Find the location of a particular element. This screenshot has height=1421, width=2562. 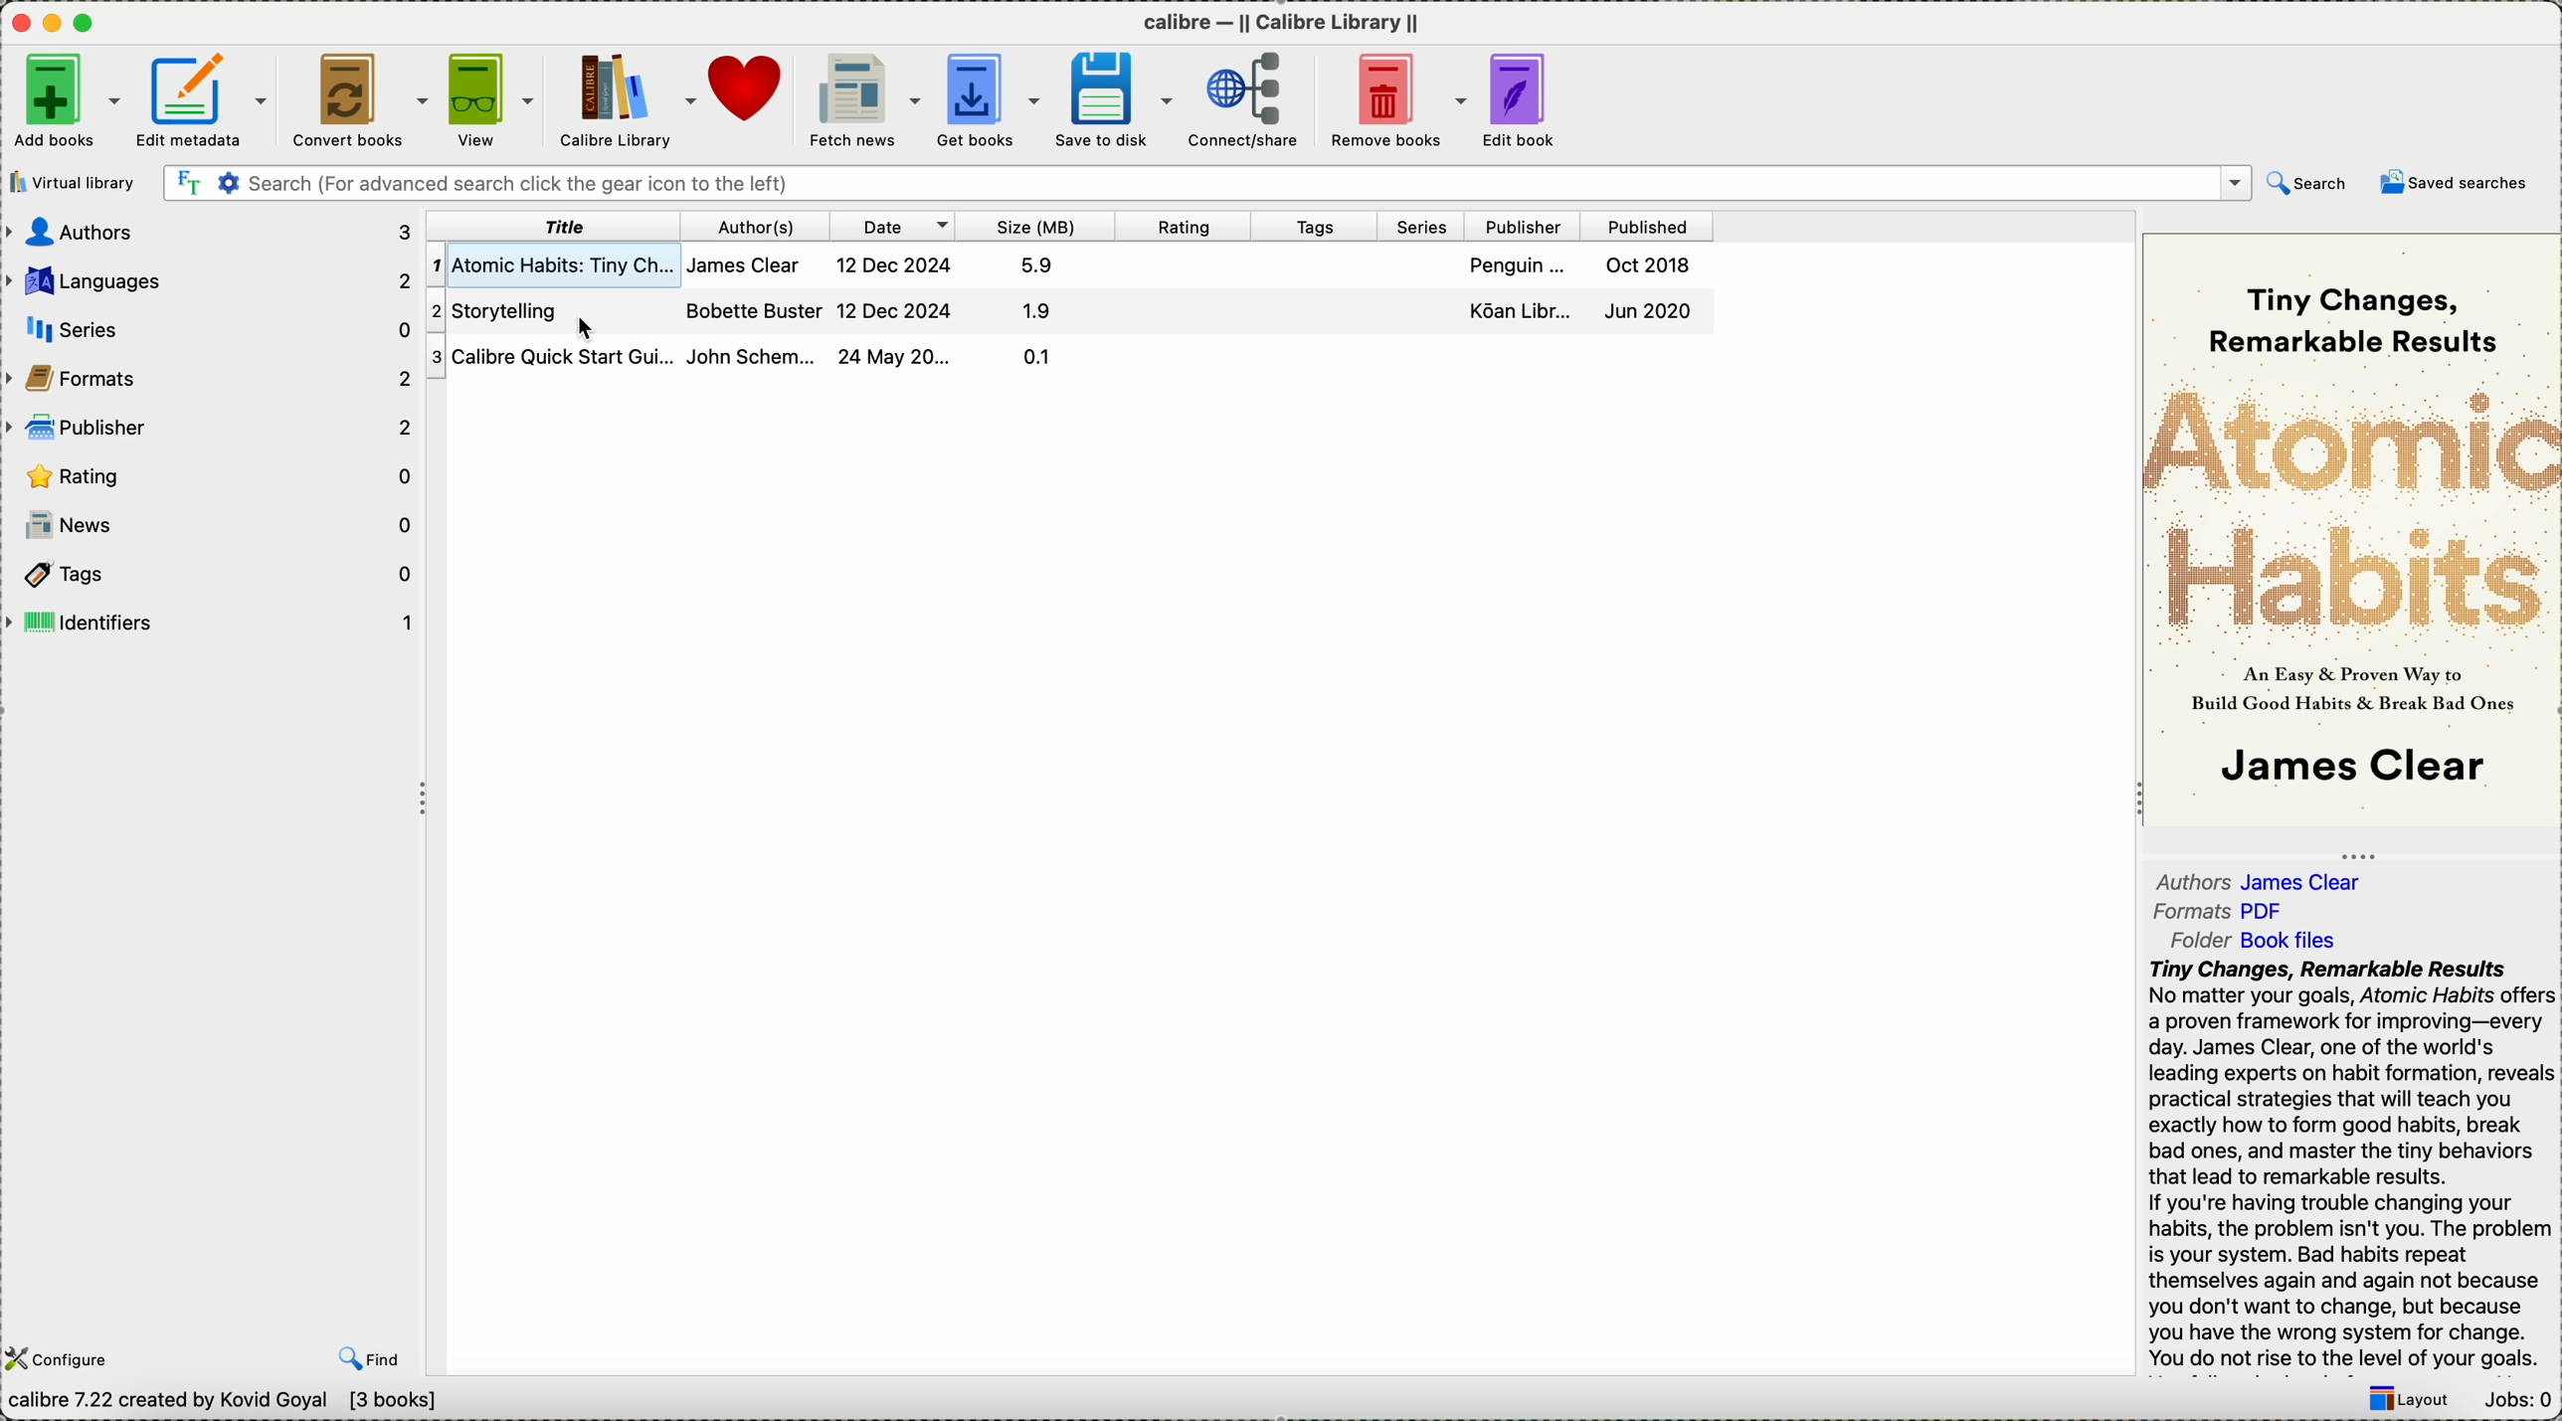

Cursor is located at coordinates (589, 329).